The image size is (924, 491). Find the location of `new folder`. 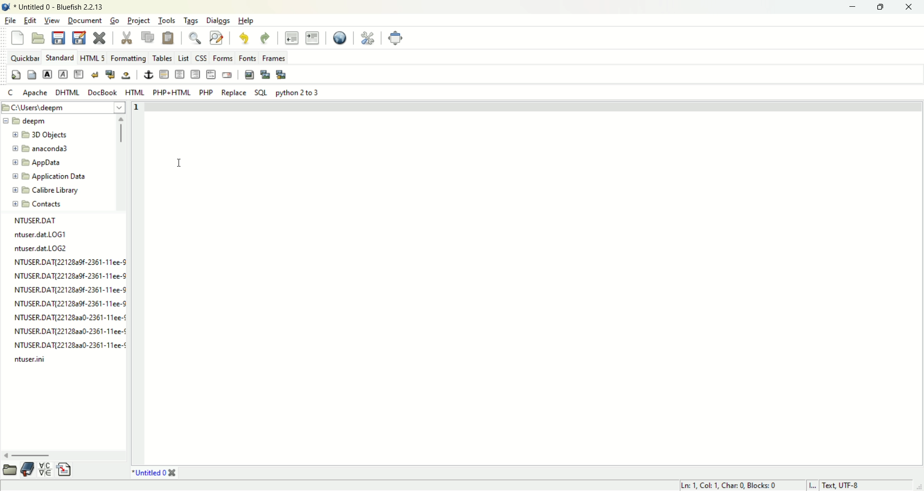

new folder is located at coordinates (38, 121).